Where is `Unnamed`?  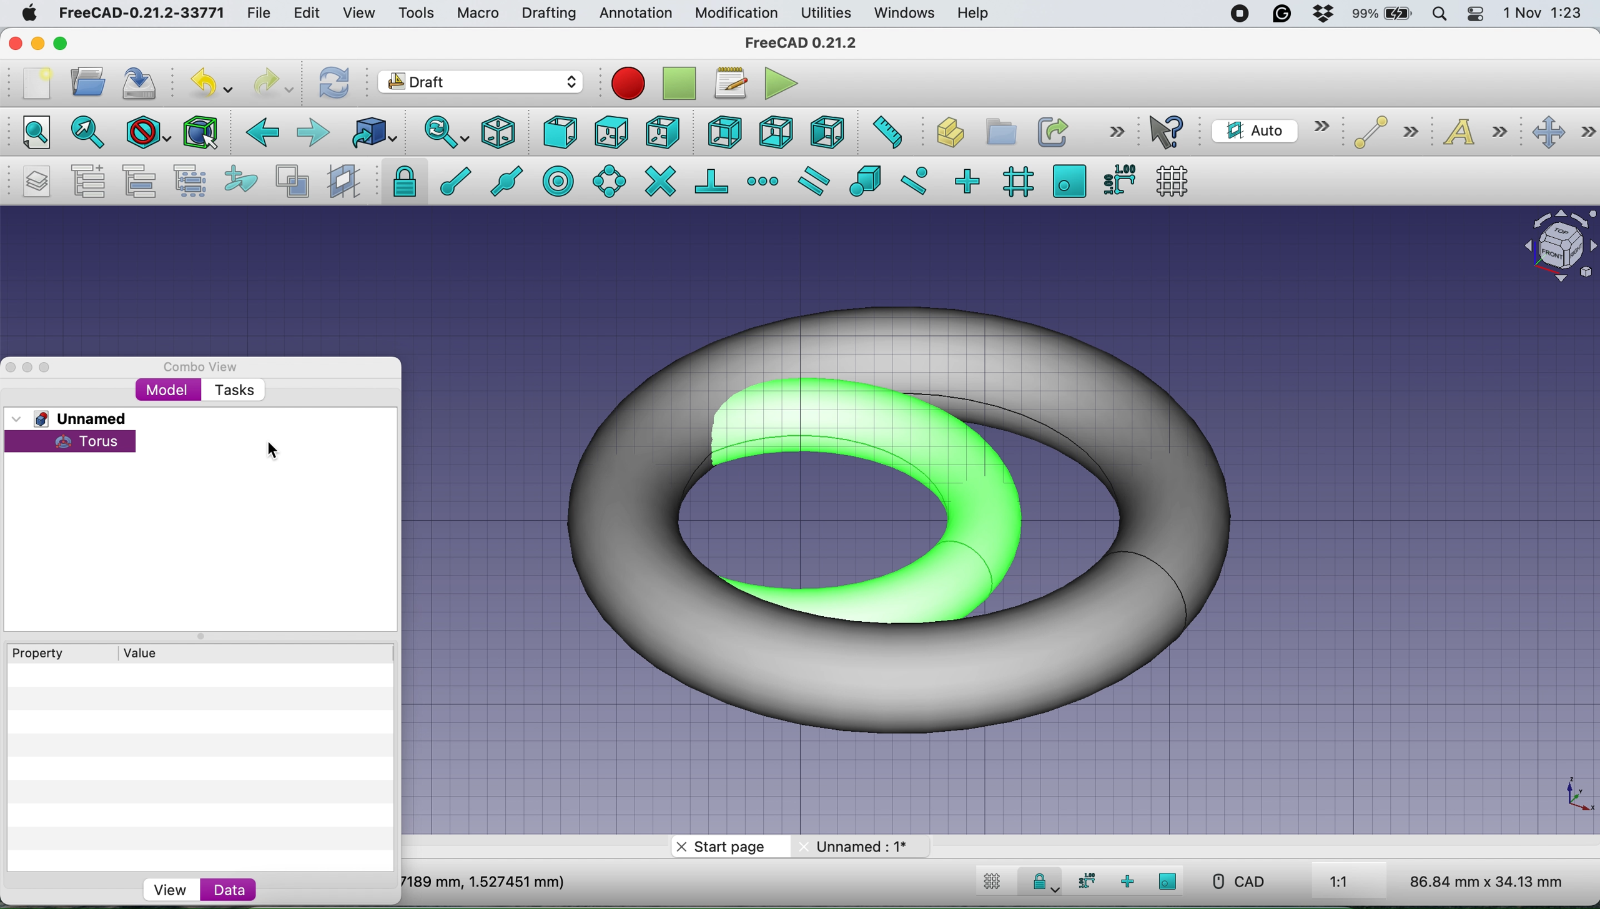 Unnamed is located at coordinates (74, 418).